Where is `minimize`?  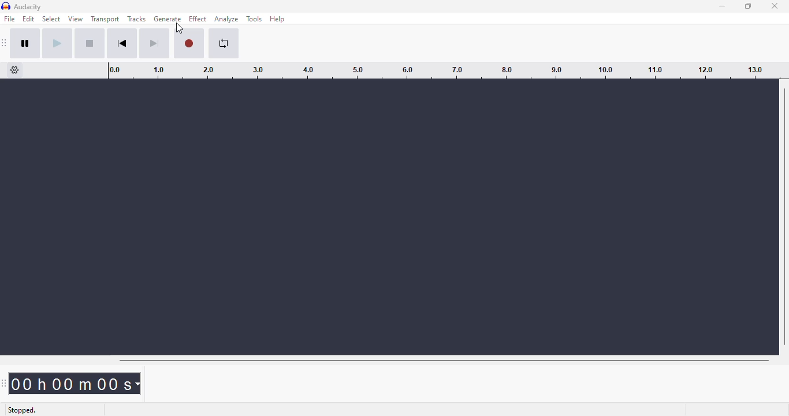
minimize is located at coordinates (723, 6).